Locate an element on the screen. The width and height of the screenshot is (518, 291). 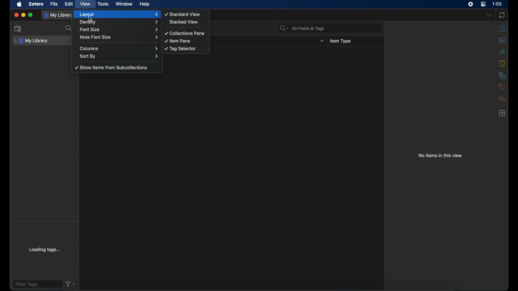
attachments is located at coordinates (502, 52).